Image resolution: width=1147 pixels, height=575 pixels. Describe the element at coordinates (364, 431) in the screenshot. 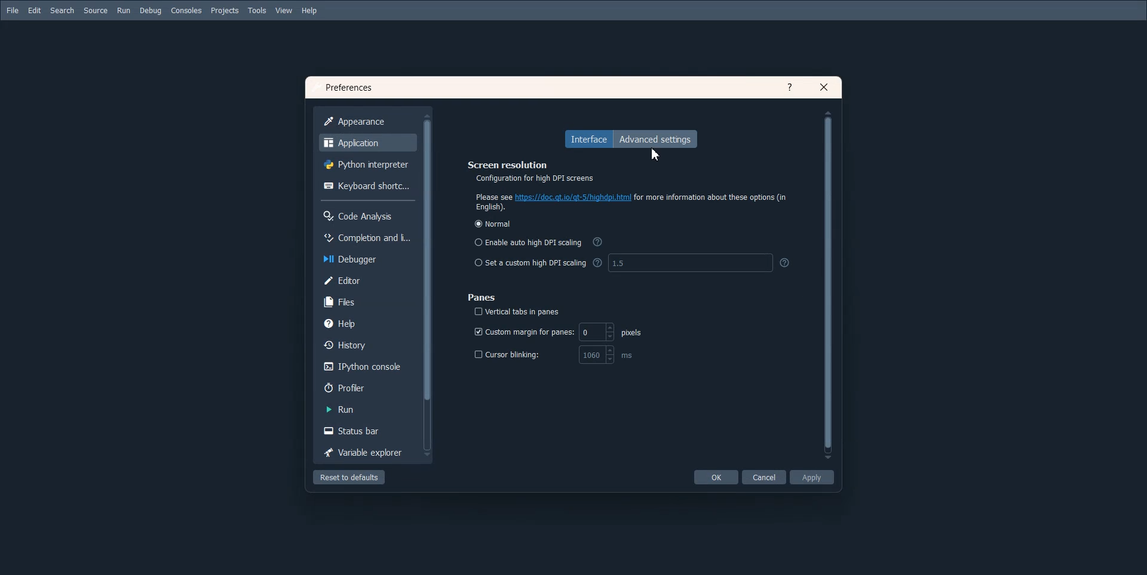

I see `Status bar` at that location.